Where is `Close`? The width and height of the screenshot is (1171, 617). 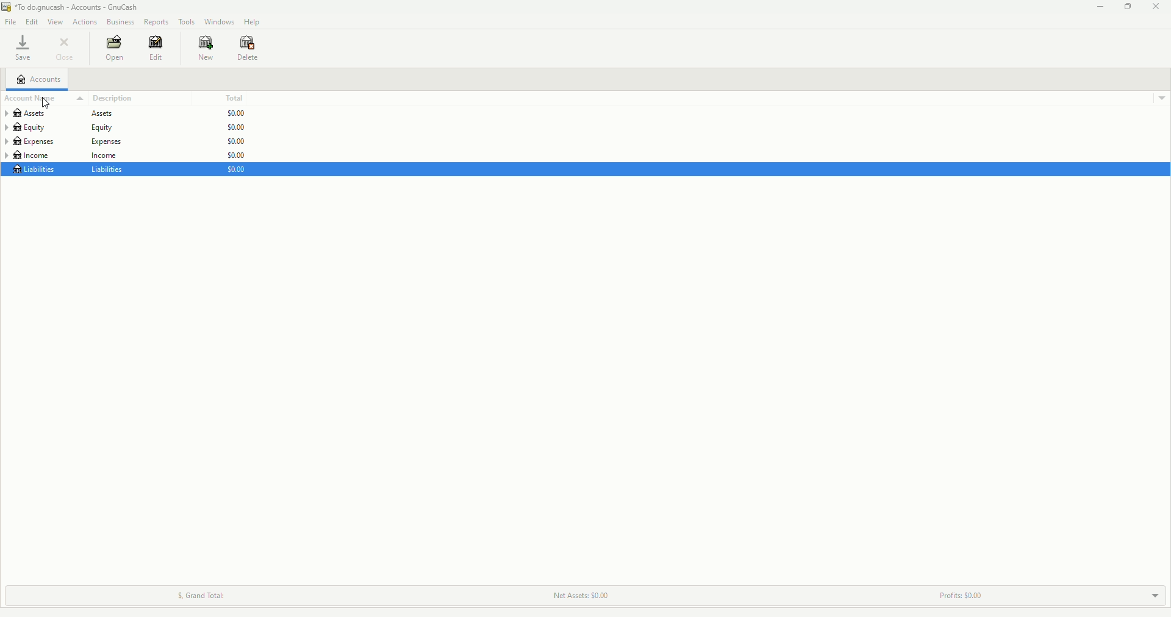
Close is located at coordinates (1158, 7).